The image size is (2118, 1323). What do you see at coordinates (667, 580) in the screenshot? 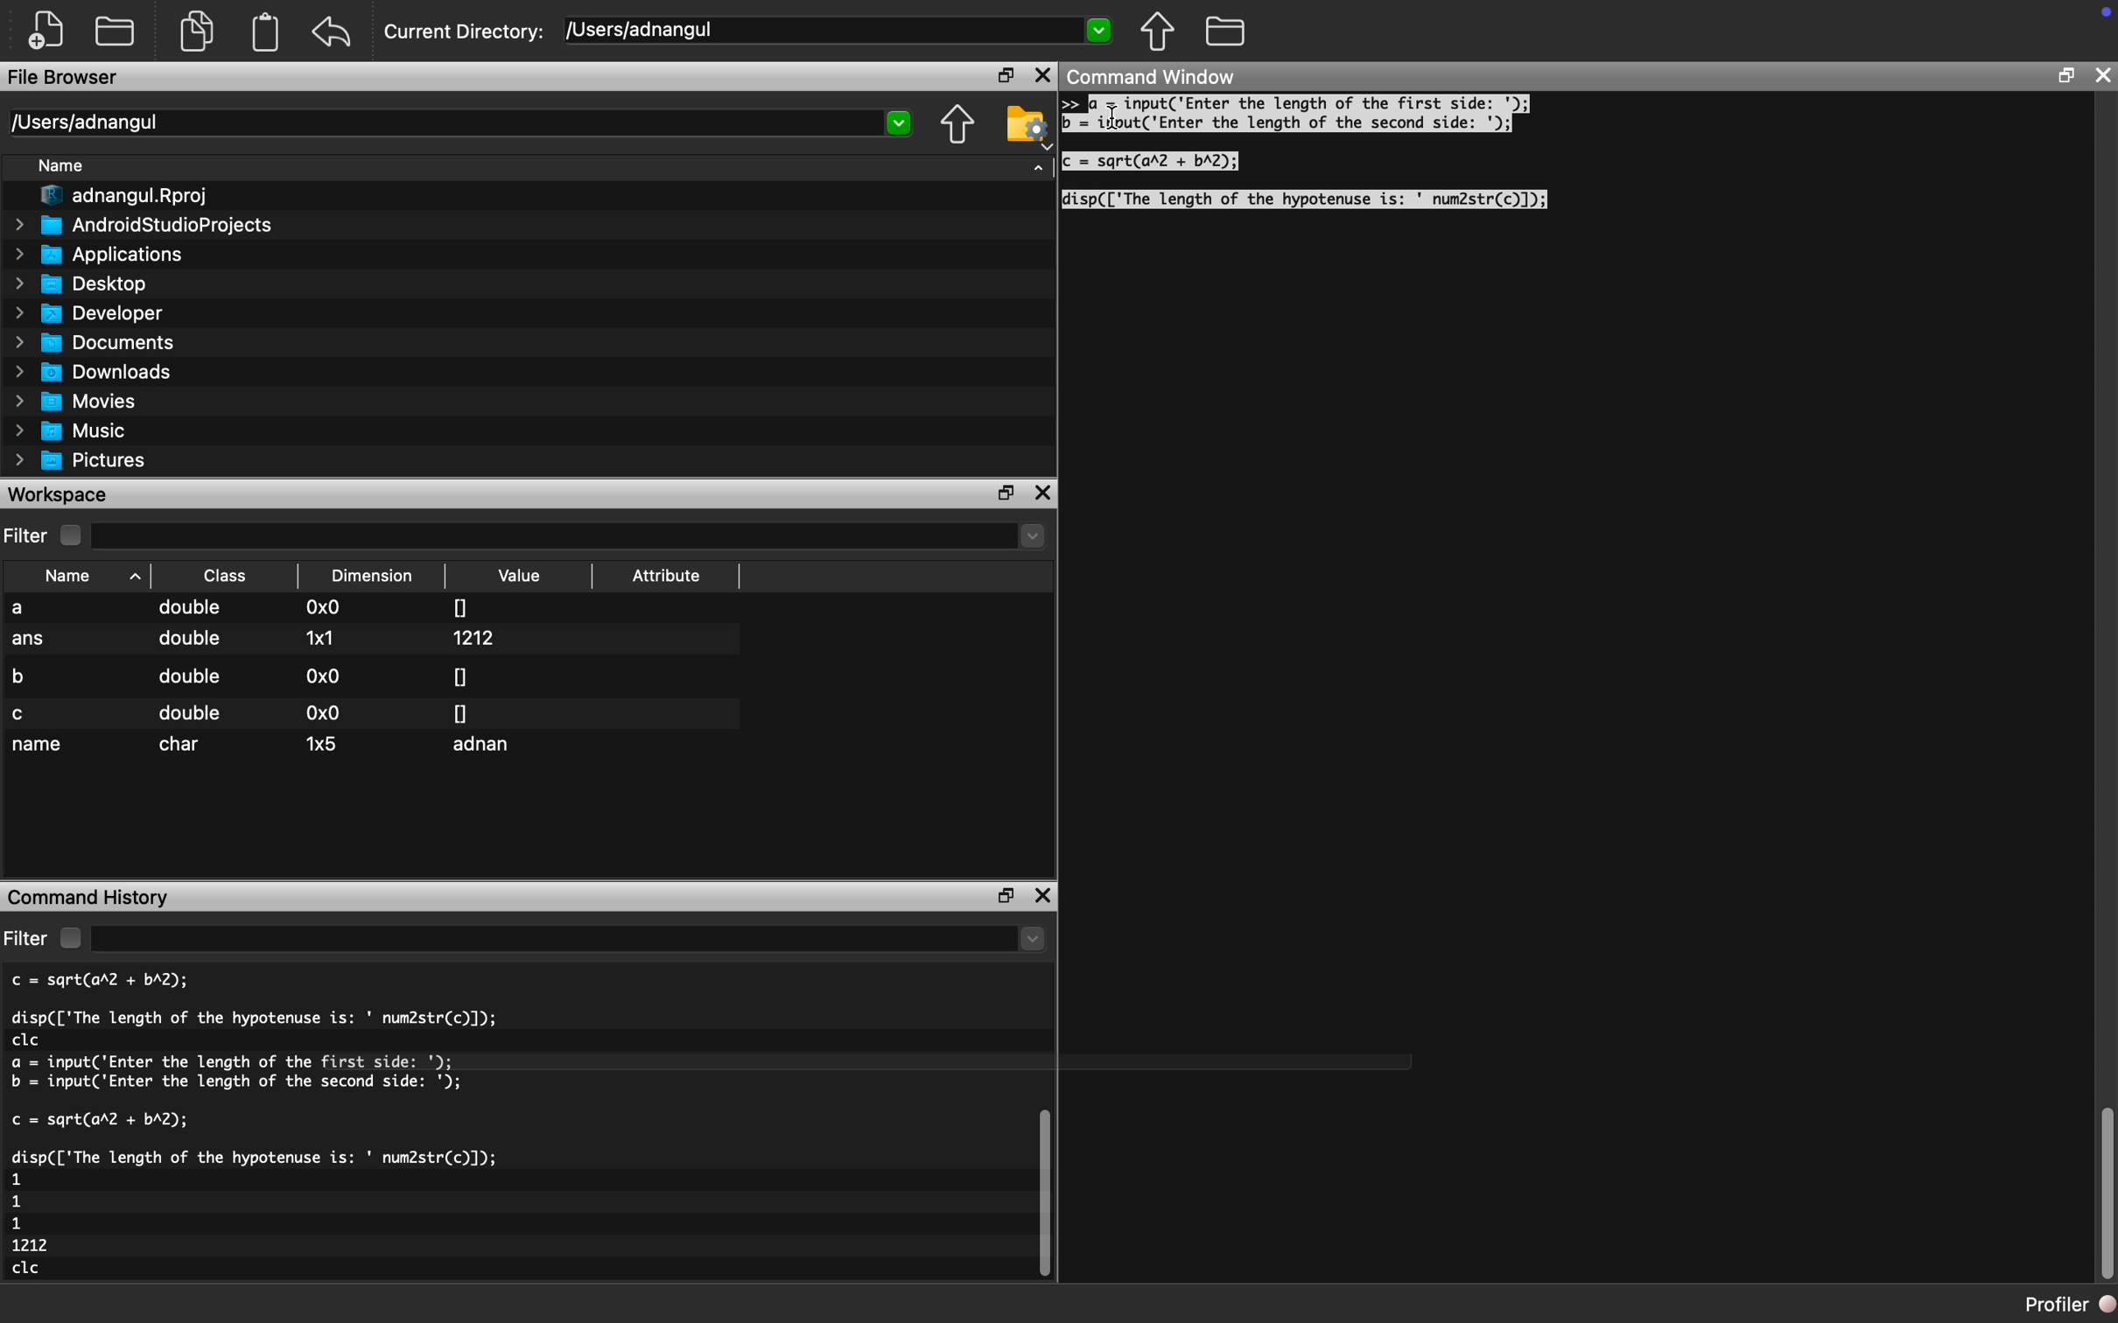
I see `Attribute` at bounding box center [667, 580].